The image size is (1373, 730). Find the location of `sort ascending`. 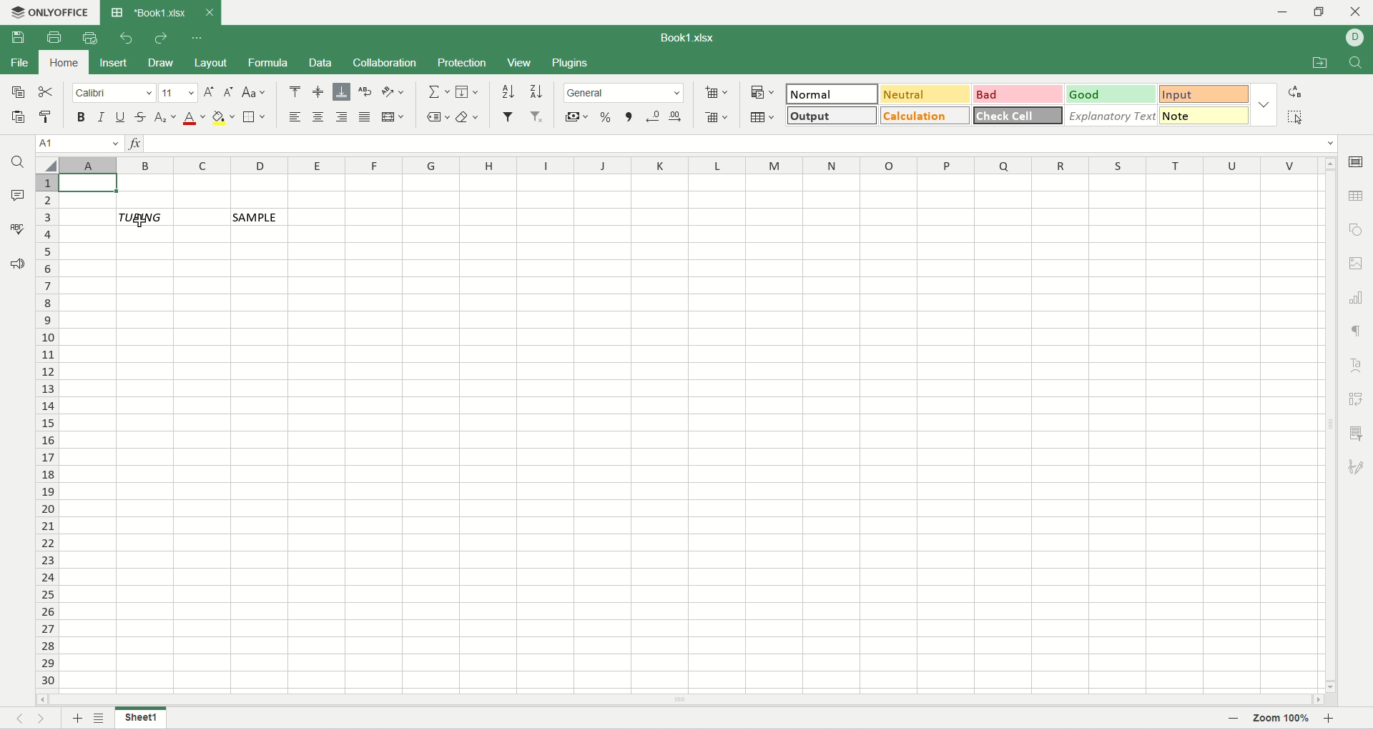

sort ascending is located at coordinates (508, 93).